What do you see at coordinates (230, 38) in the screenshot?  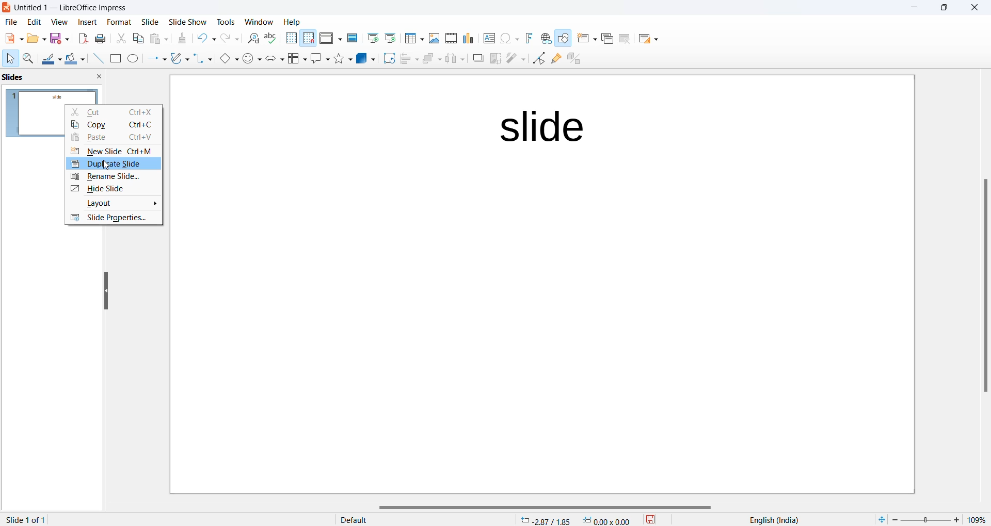 I see `Redo` at bounding box center [230, 38].